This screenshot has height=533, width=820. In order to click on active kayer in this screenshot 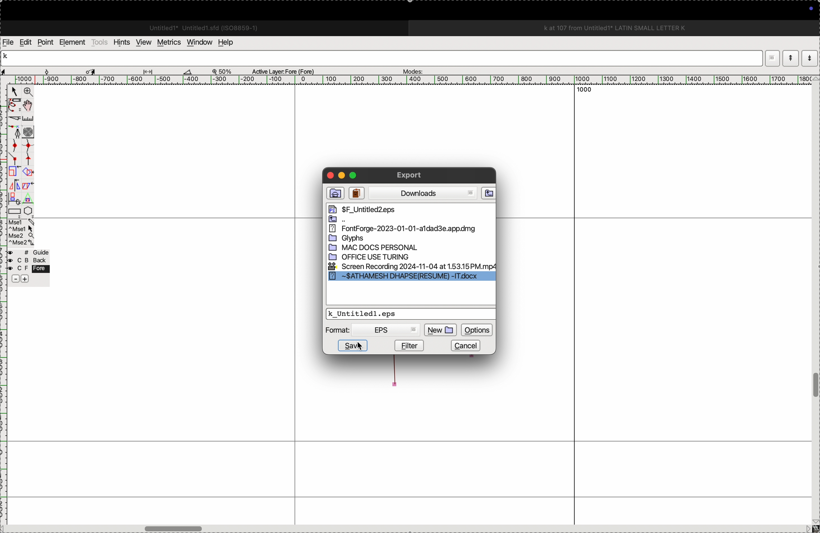, I will do `click(287, 71)`.